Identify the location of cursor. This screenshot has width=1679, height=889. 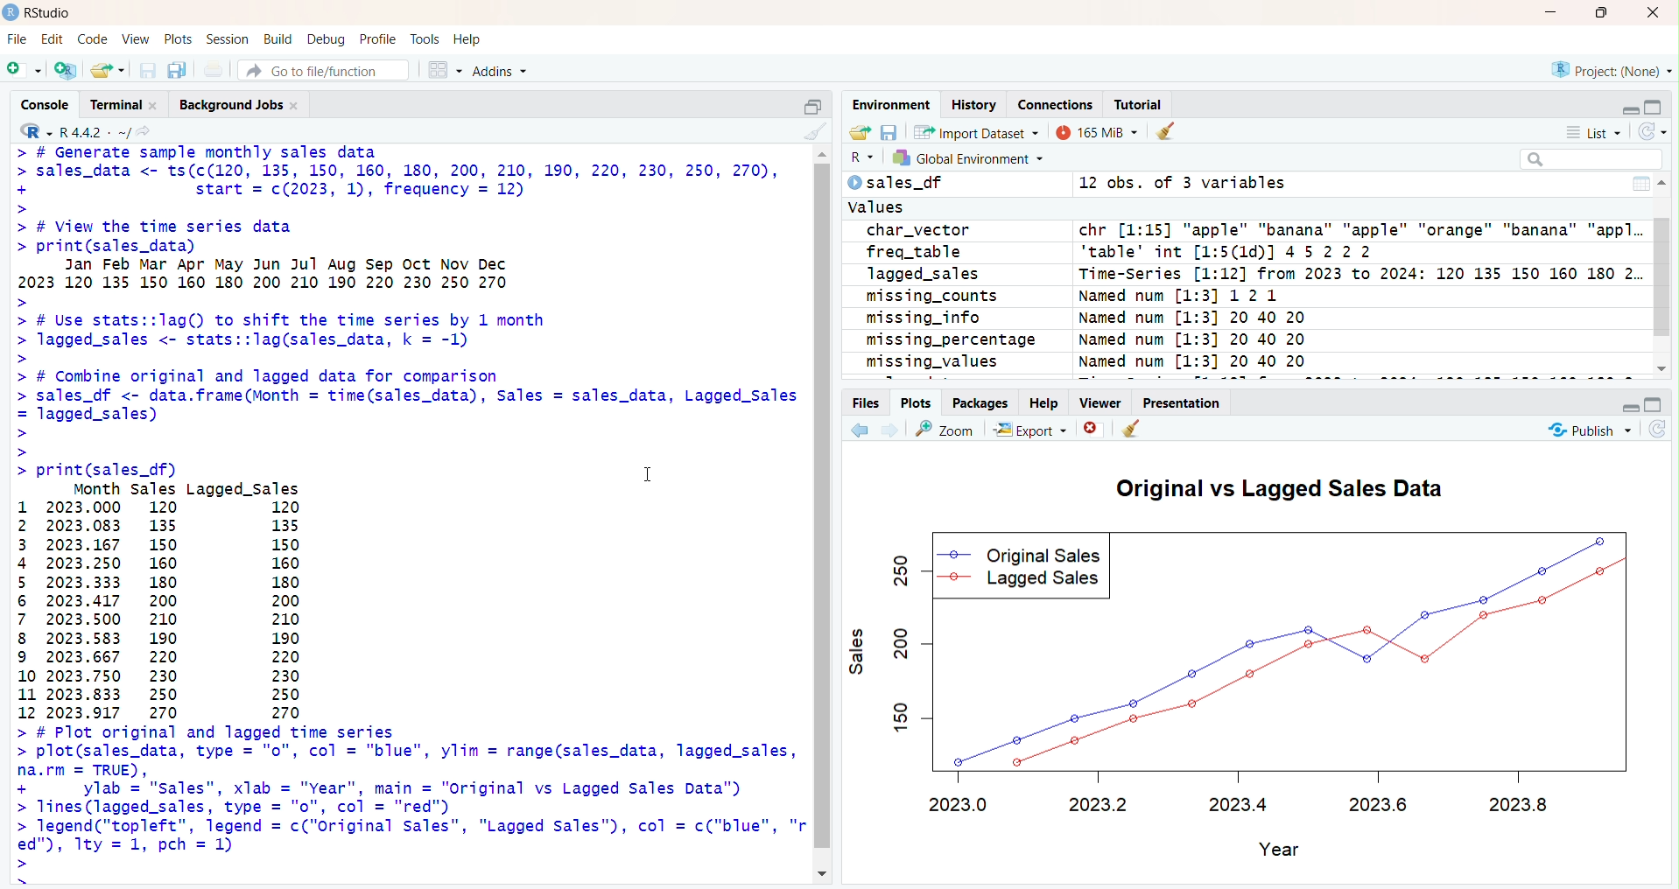
(649, 478).